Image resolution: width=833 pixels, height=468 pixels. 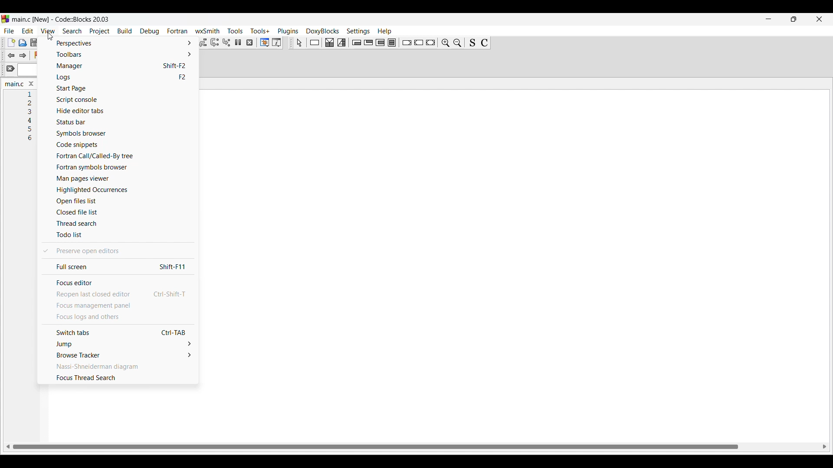 What do you see at coordinates (120, 179) in the screenshot?
I see `Man pages viewer` at bounding box center [120, 179].